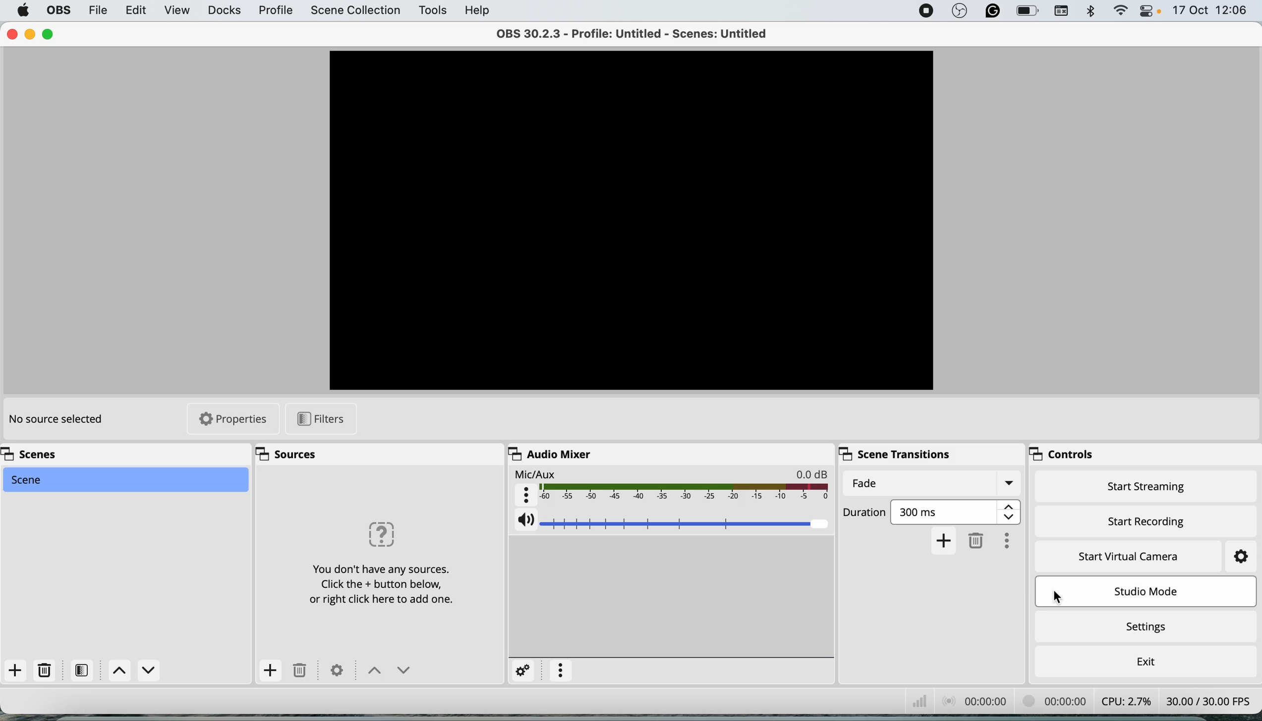 The width and height of the screenshot is (1262, 721). I want to click on wifi, so click(1120, 11).